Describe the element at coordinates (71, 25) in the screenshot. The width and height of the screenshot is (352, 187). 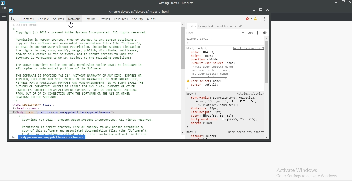
I see `cursor` at that location.